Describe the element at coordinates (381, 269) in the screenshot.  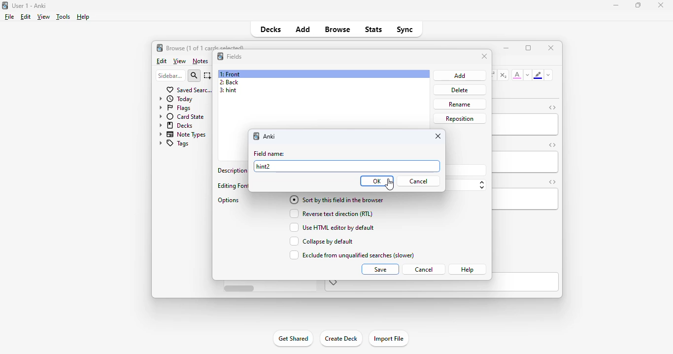
I see `save` at that location.